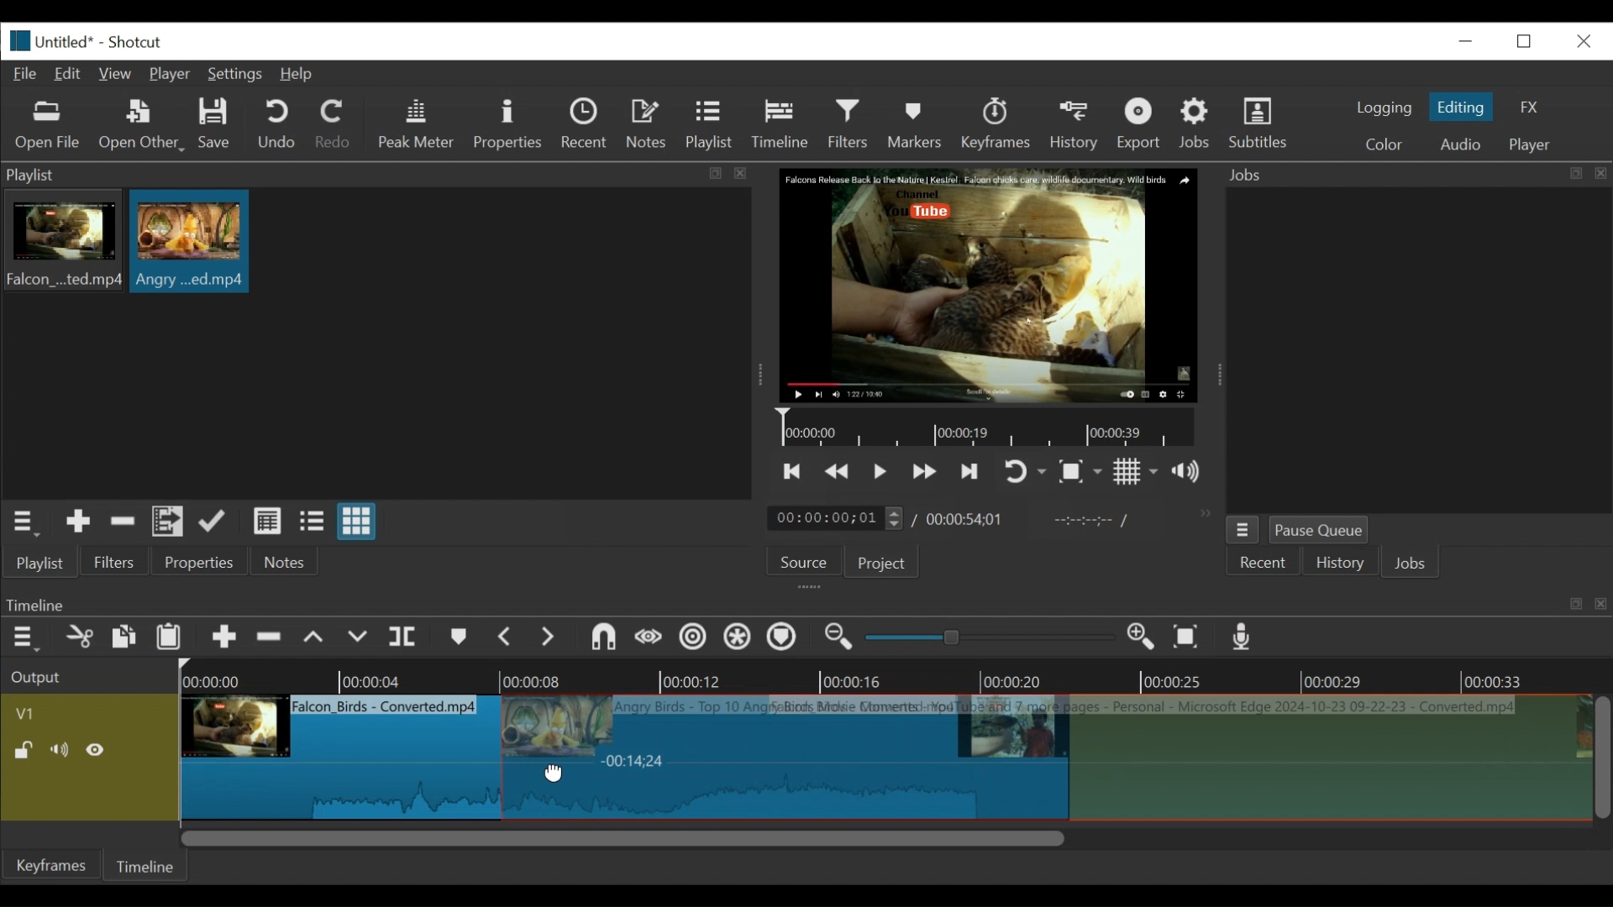 The width and height of the screenshot is (1613, 907). I want to click on Notes, so click(285, 562).